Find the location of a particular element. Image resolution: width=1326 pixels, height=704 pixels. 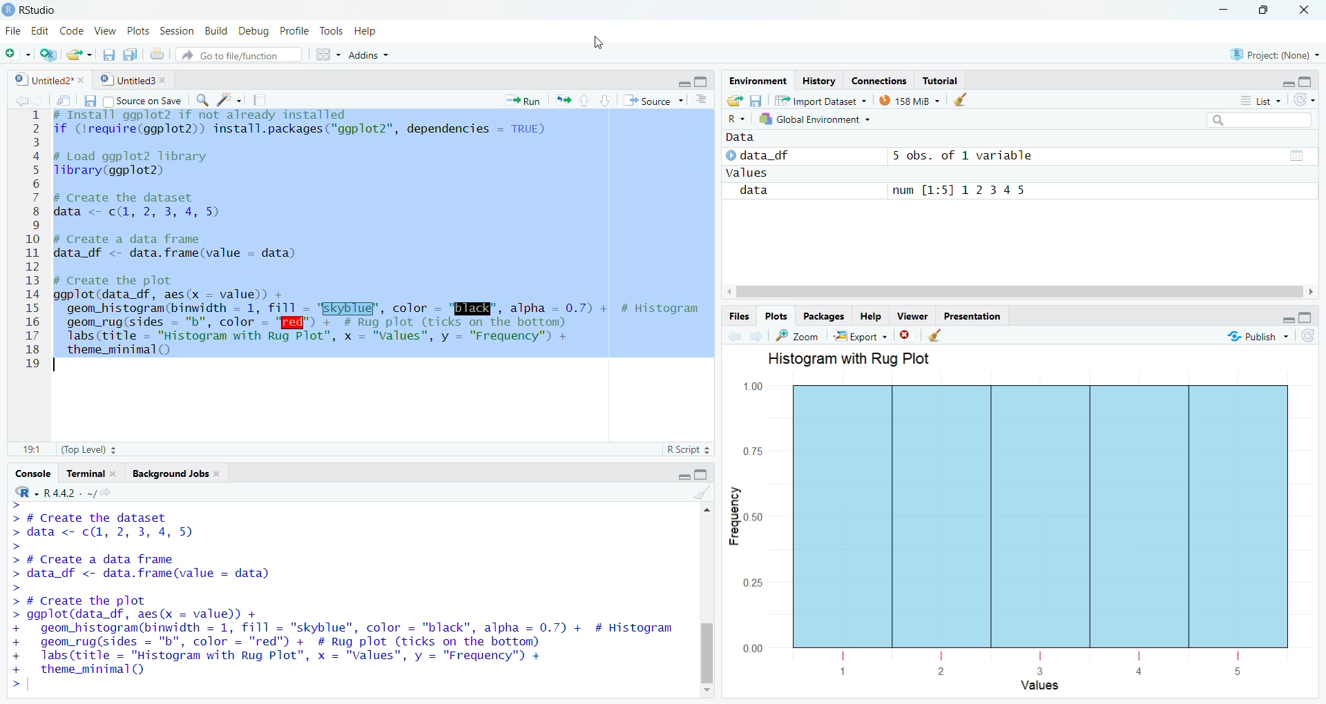

New File is located at coordinates (16, 55).